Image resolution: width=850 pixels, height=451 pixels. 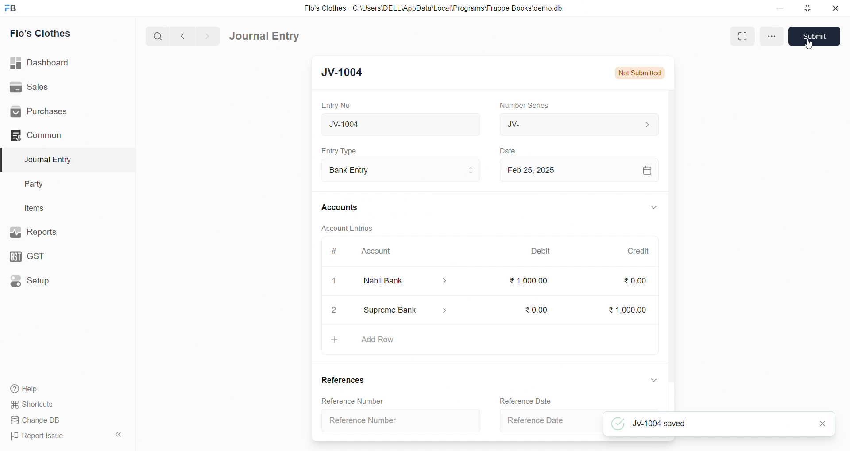 What do you see at coordinates (815, 36) in the screenshot?
I see `Save` at bounding box center [815, 36].